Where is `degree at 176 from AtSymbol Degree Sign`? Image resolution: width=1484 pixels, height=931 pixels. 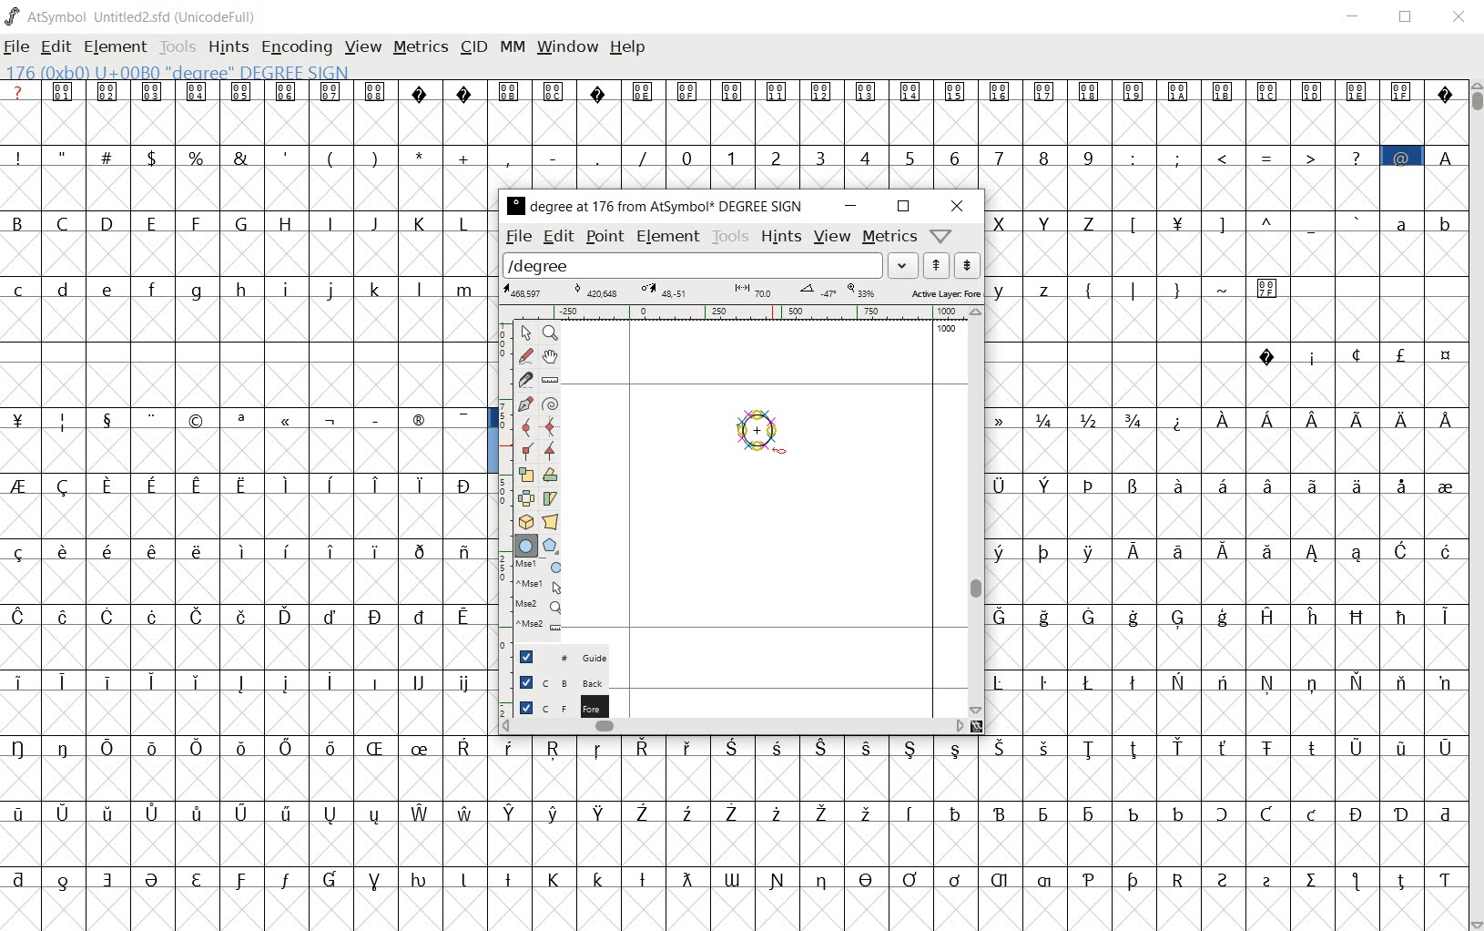 degree at 176 from AtSymbol Degree Sign is located at coordinates (654, 208).